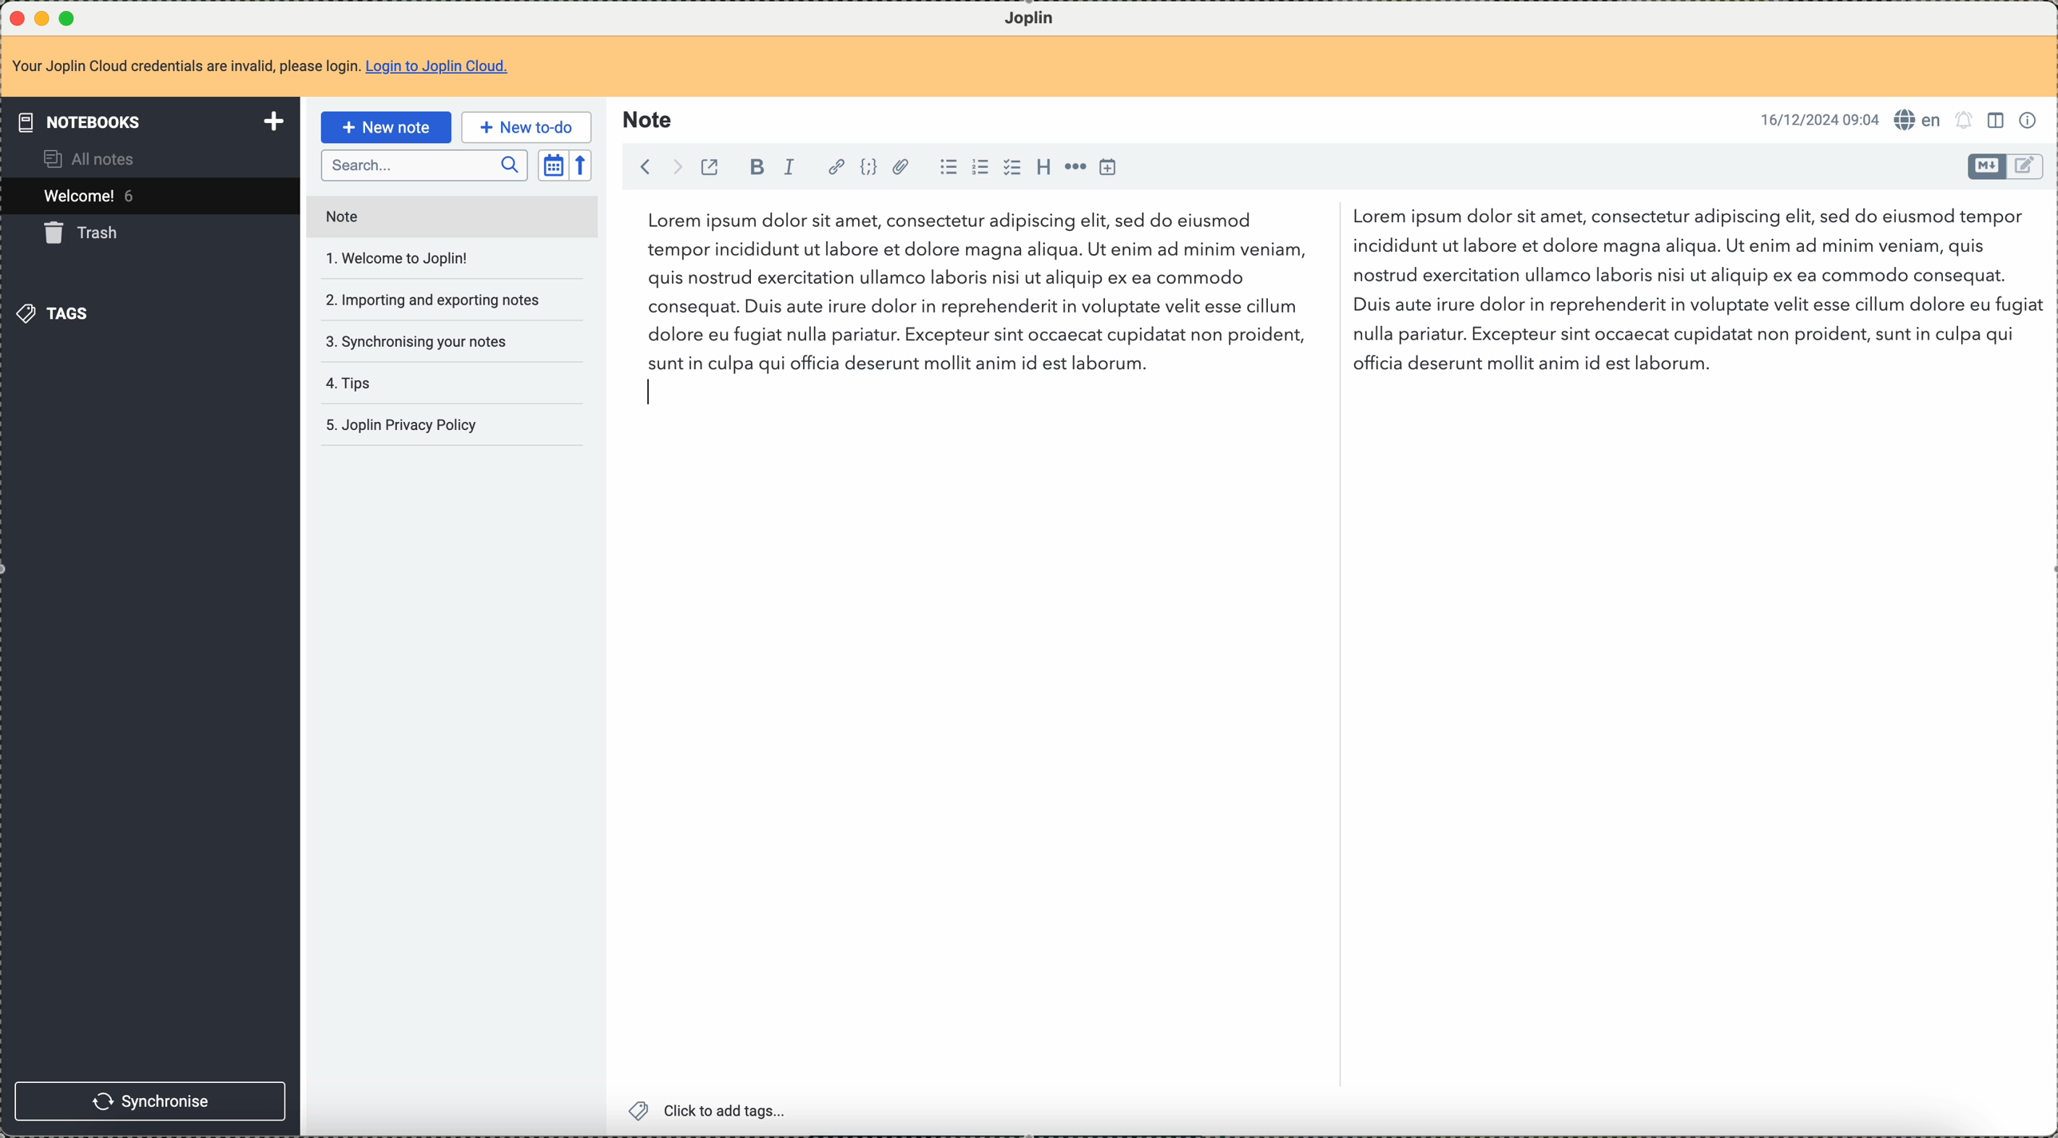  What do you see at coordinates (86, 236) in the screenshot?
I see `trash` at bounding box center [86, 236].